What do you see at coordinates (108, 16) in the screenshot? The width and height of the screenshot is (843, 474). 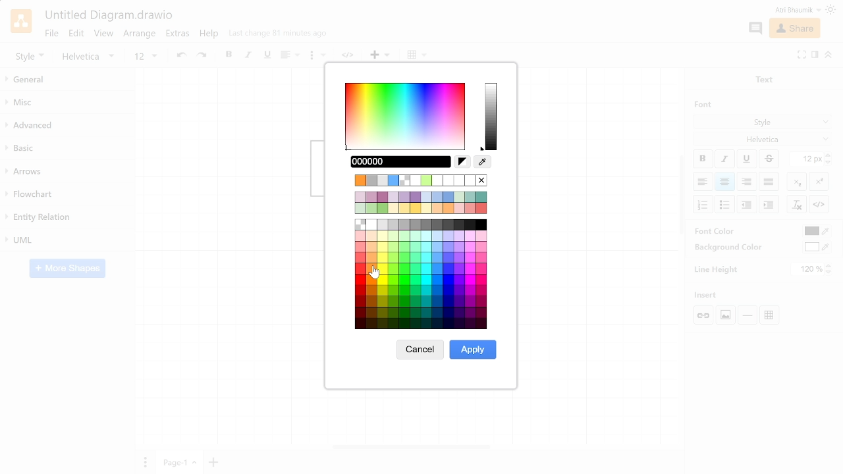 I see `Current window` at bounding box center [108, 16].